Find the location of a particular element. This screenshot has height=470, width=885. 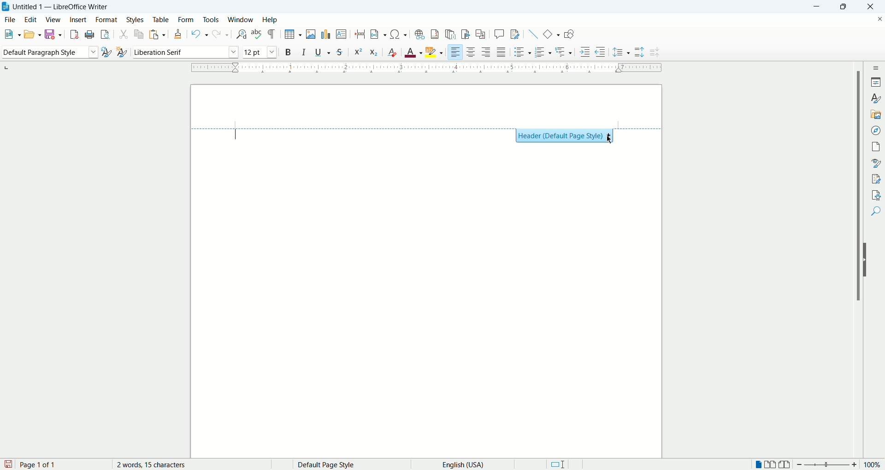

file is located at coordinates (11, 19).